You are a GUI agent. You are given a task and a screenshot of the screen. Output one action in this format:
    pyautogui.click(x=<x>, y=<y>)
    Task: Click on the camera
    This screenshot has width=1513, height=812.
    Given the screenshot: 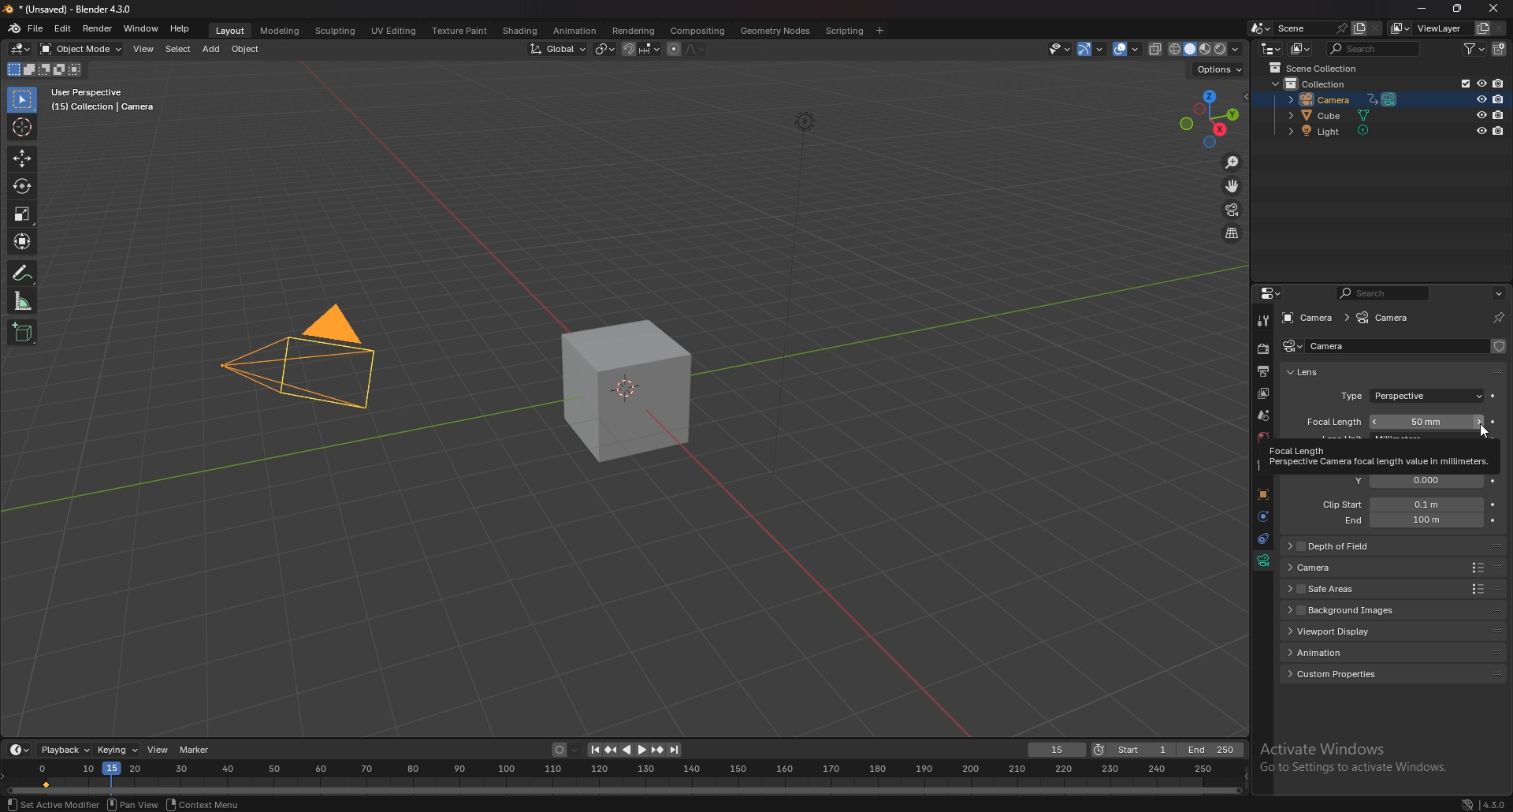 What is the action you would take?
    pyautogui.click(x=1308, y=318)
    